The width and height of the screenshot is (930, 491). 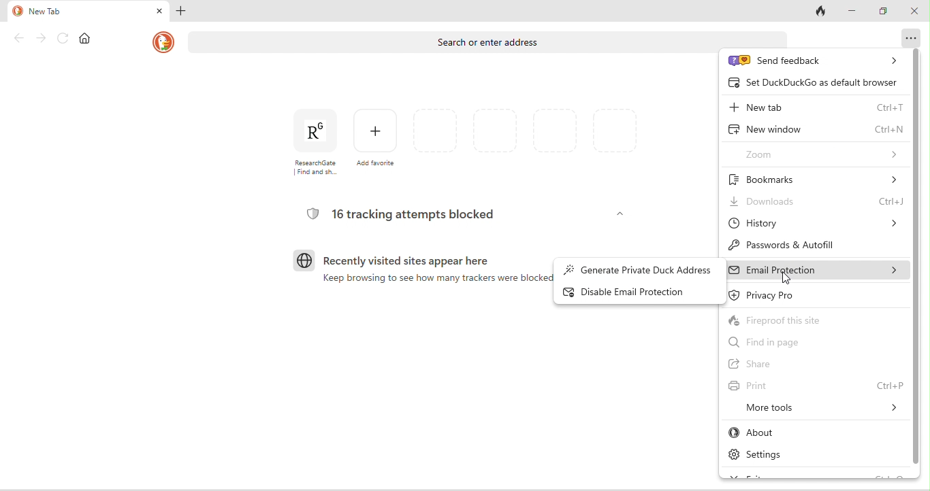 I want to click on recently visited sites appear here keep browsing to see how many trackers were blocked, so click(x=415, y=273).